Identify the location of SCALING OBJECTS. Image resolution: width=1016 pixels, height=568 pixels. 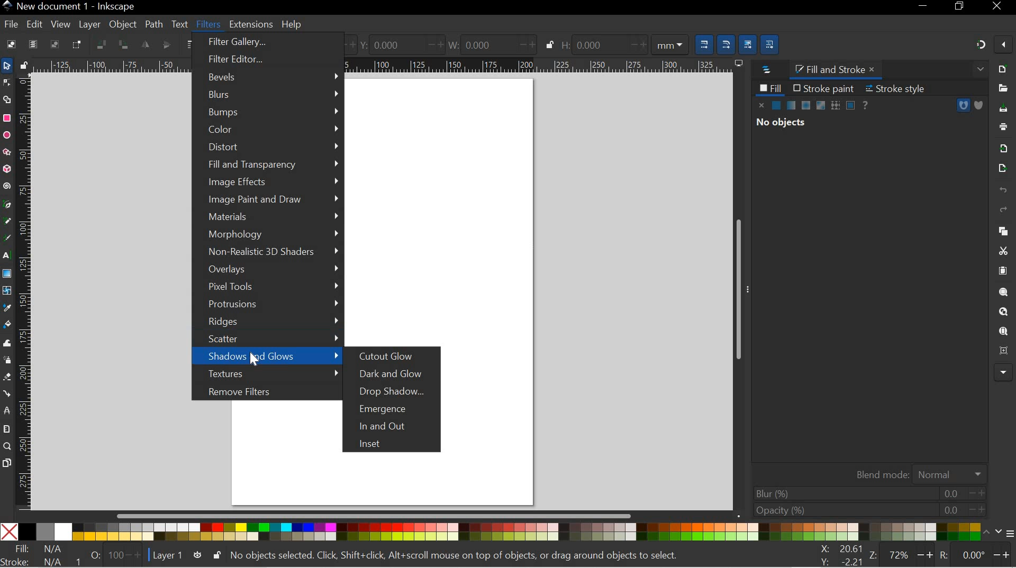
(702, 43).